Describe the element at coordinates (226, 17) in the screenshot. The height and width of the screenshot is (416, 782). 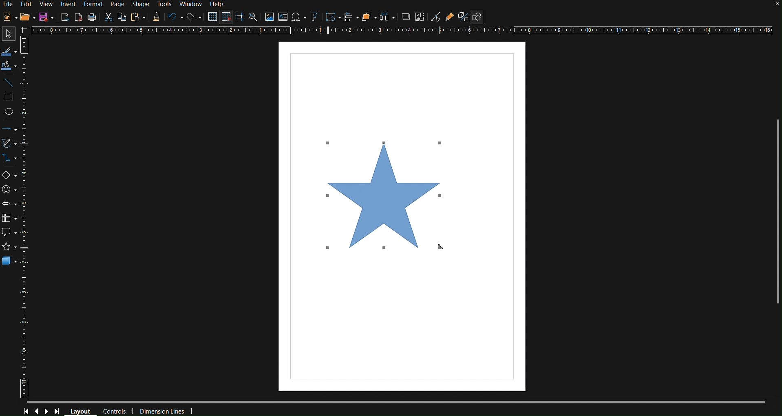
I see `Snap to Grid` at that location.